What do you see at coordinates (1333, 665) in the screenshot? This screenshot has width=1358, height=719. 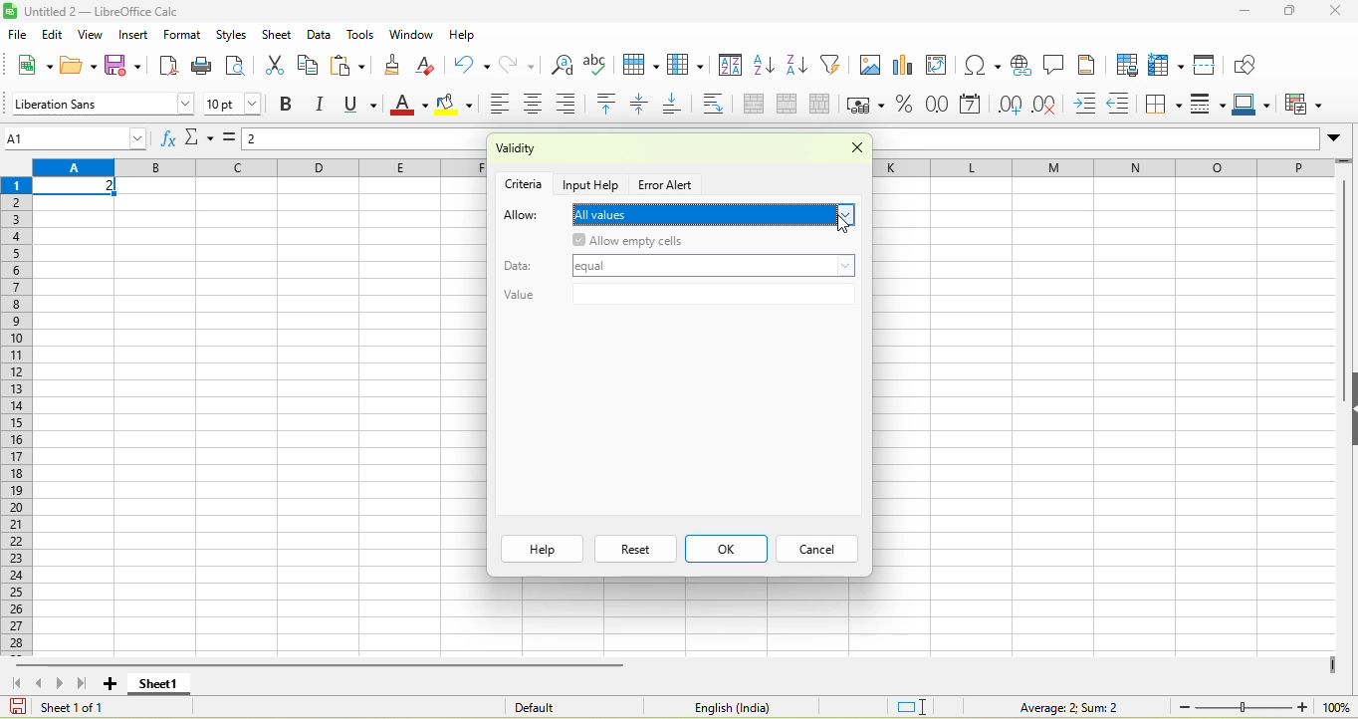 I see `drag to view more columns` at bounding box center [1333, 665].